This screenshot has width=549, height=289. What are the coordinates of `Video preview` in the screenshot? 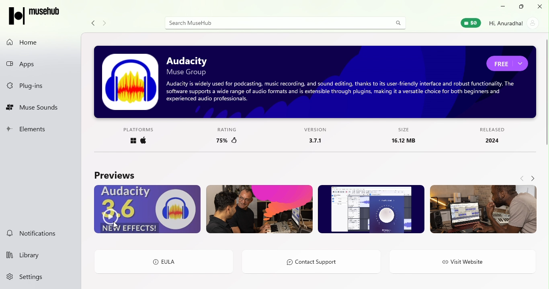 It's located at (147, 209).